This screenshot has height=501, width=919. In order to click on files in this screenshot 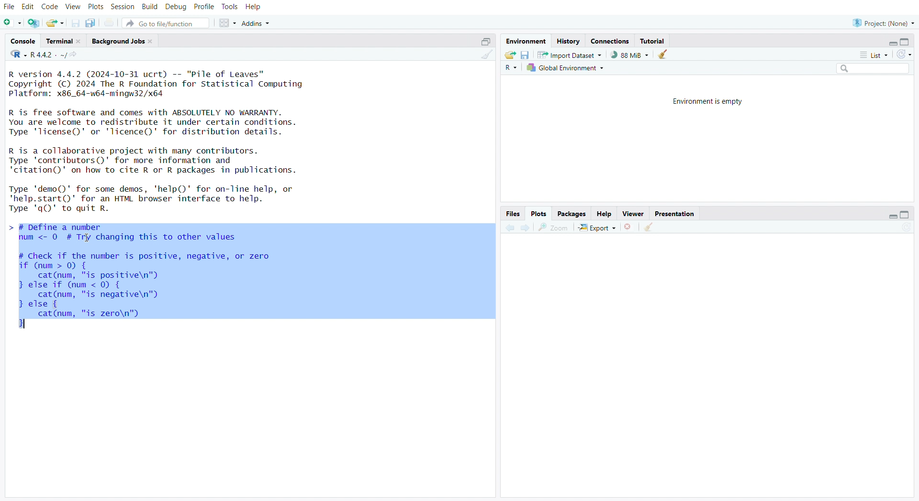, I will do `click(511, 213)`.